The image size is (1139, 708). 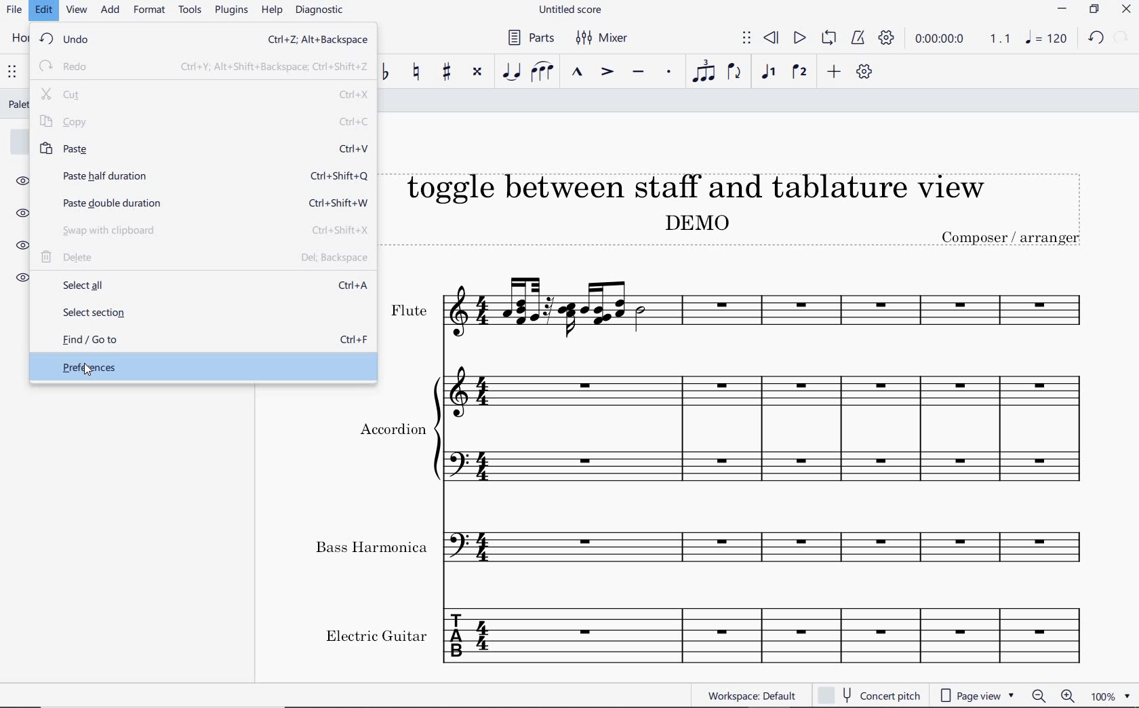 What do you see at coordinates (833, 73) in the screenshot?
I see `add` at bounding box center [833, 73].